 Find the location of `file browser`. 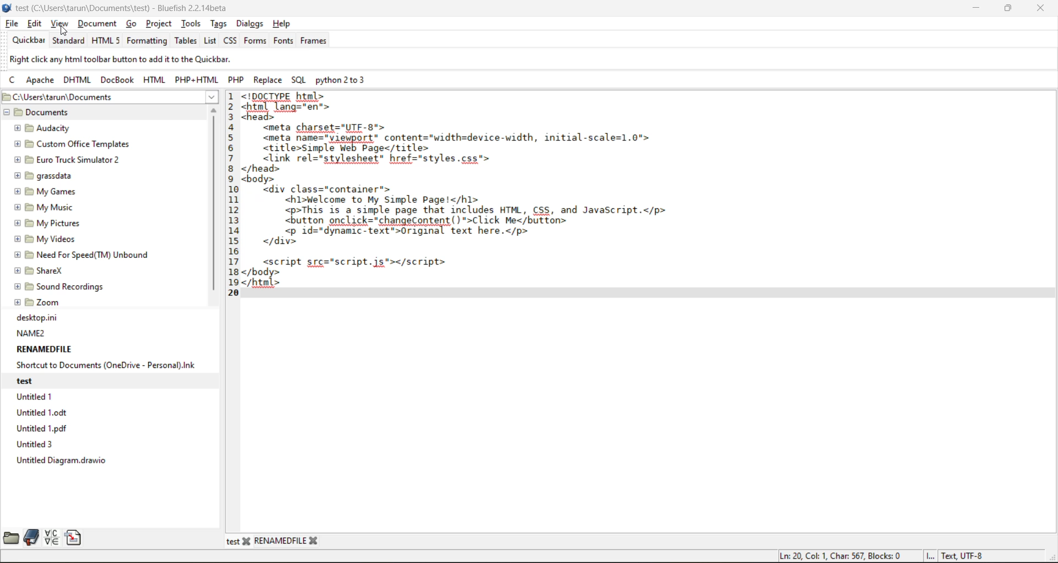

file browser is located at coordinates (11, 537).